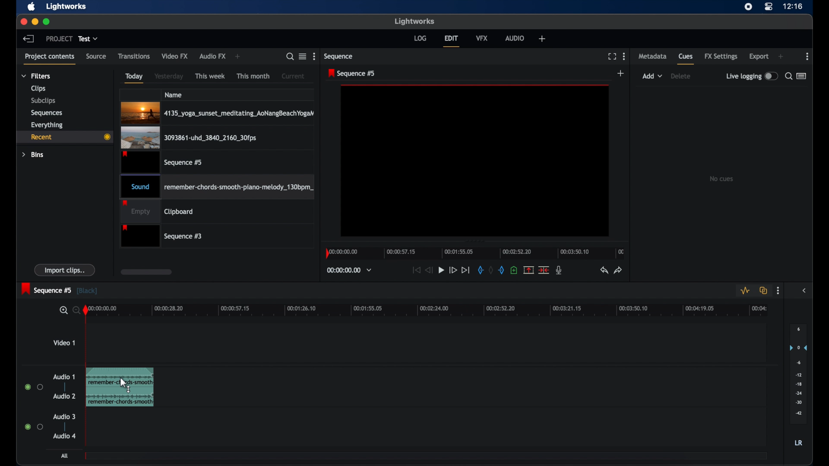 Image resolution: width=829 pixels, height=466 pixels. What do you see at coordinates (748, 6) in the screenshot?
I see `screen recorder icon` at bounding box center [748, 6].